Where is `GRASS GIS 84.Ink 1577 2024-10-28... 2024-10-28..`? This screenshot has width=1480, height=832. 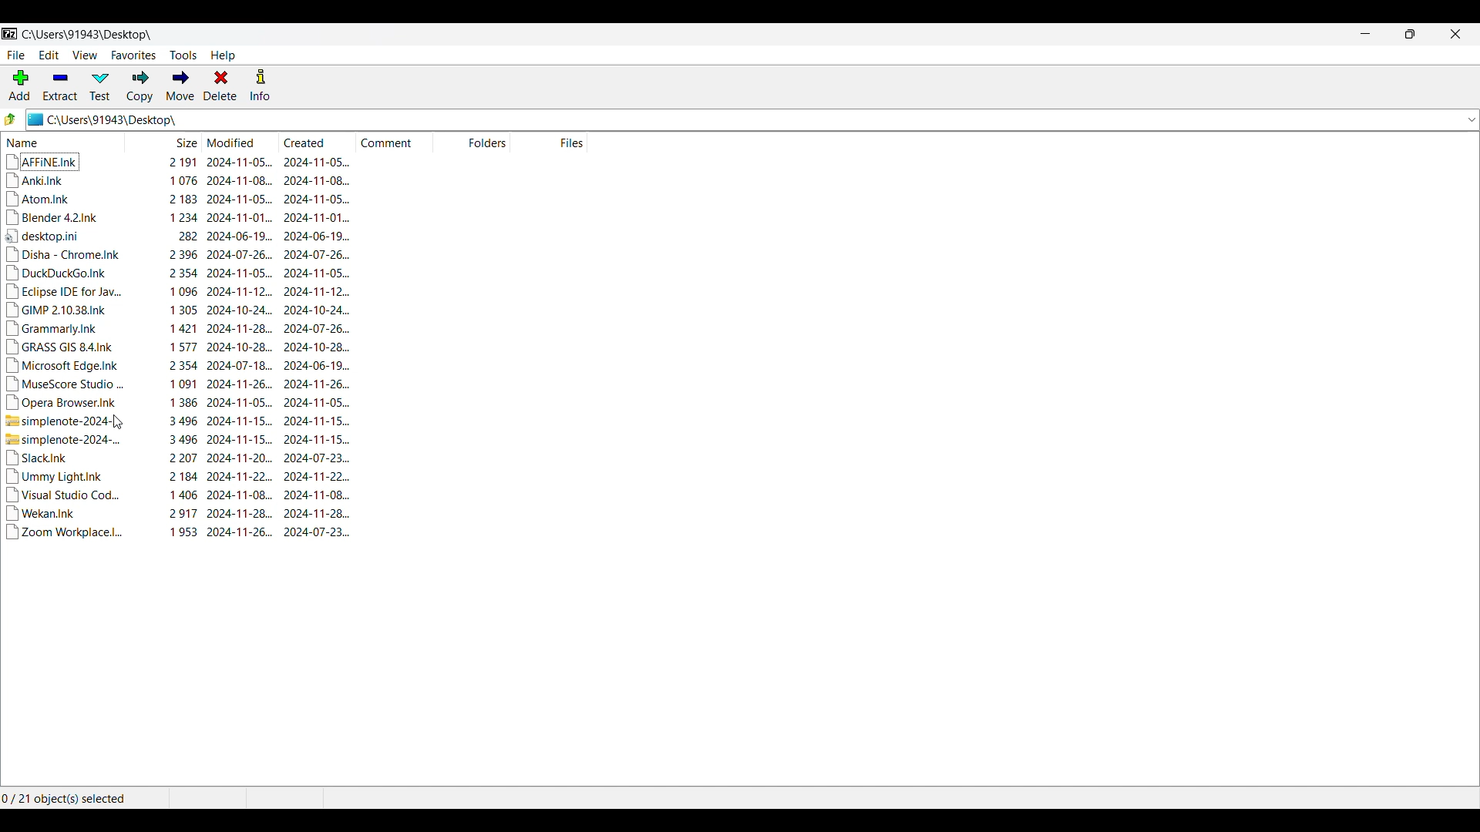 GRASS GIS 84.Ink 1577 2024-10-28... 2024-10-28.. is located at coordinates (177, 347).